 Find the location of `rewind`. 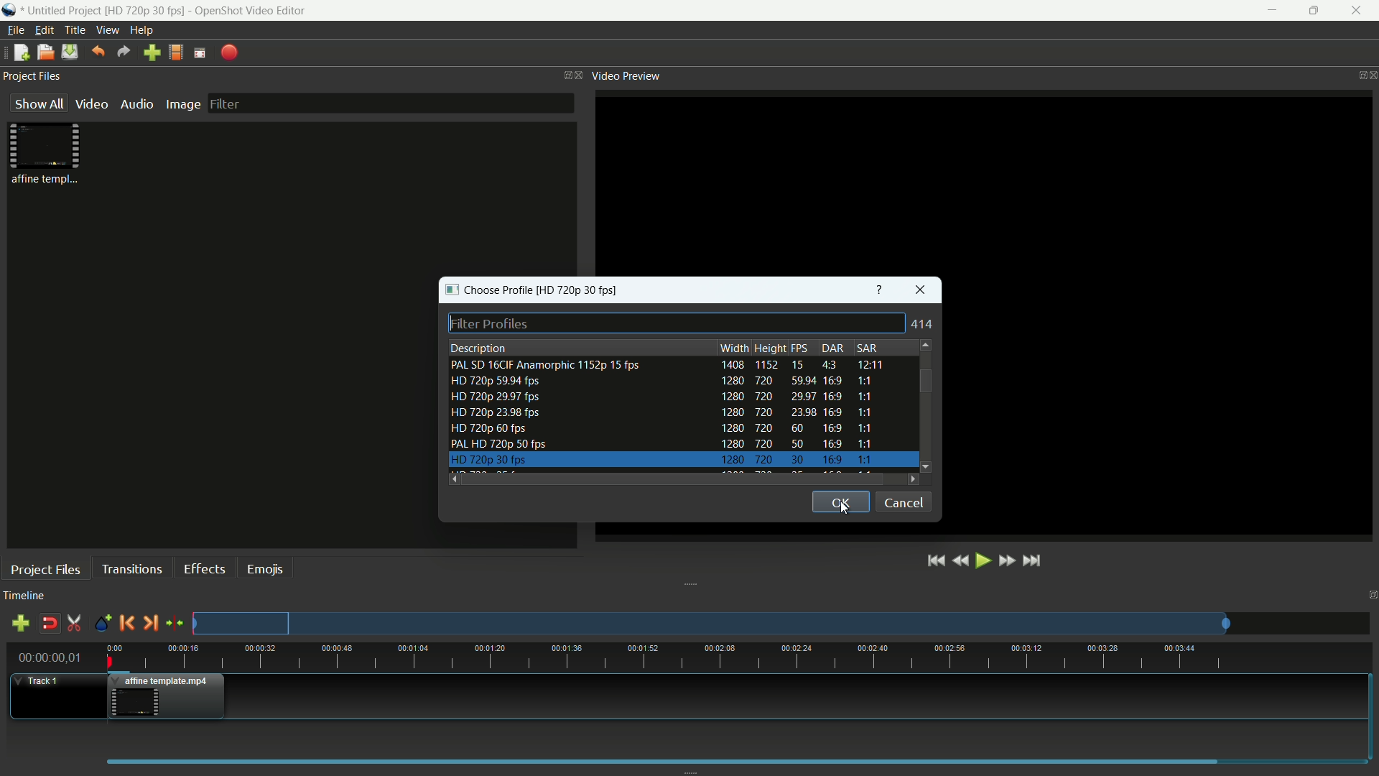

rewind is located at coordinates (960, 560).